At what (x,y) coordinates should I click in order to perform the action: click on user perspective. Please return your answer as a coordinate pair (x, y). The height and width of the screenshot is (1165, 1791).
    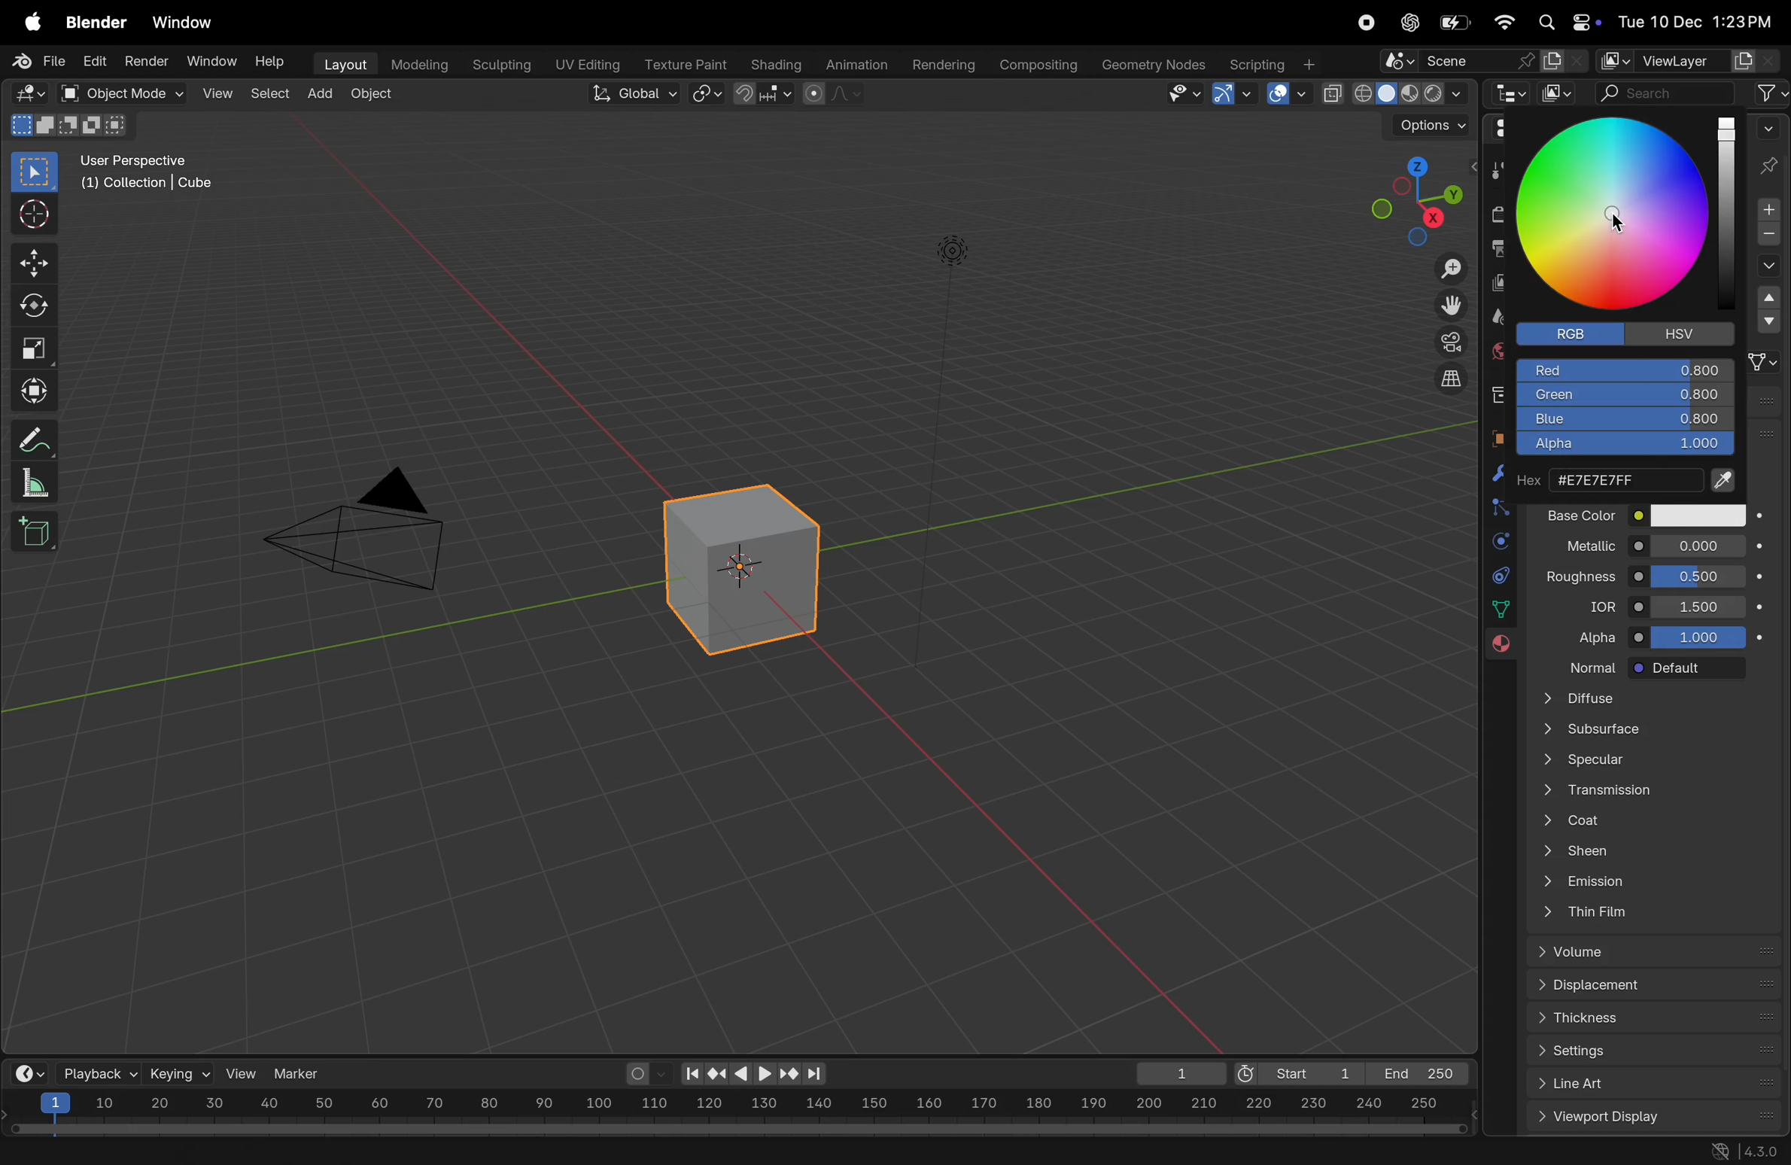
    Looking at the image, I should click on (156, 172).